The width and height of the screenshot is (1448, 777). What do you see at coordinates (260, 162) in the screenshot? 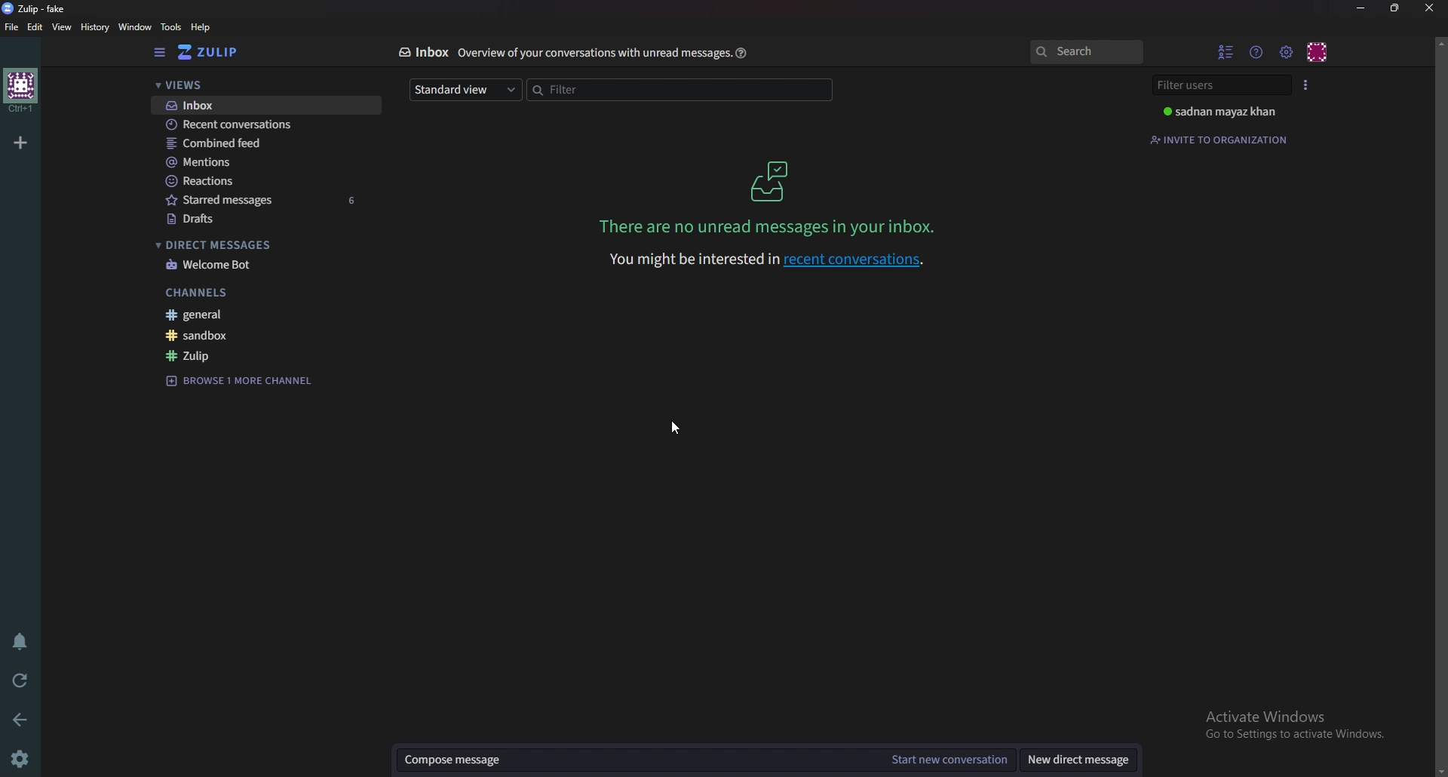
I see `Mentions` at bounding box center [260, 162].